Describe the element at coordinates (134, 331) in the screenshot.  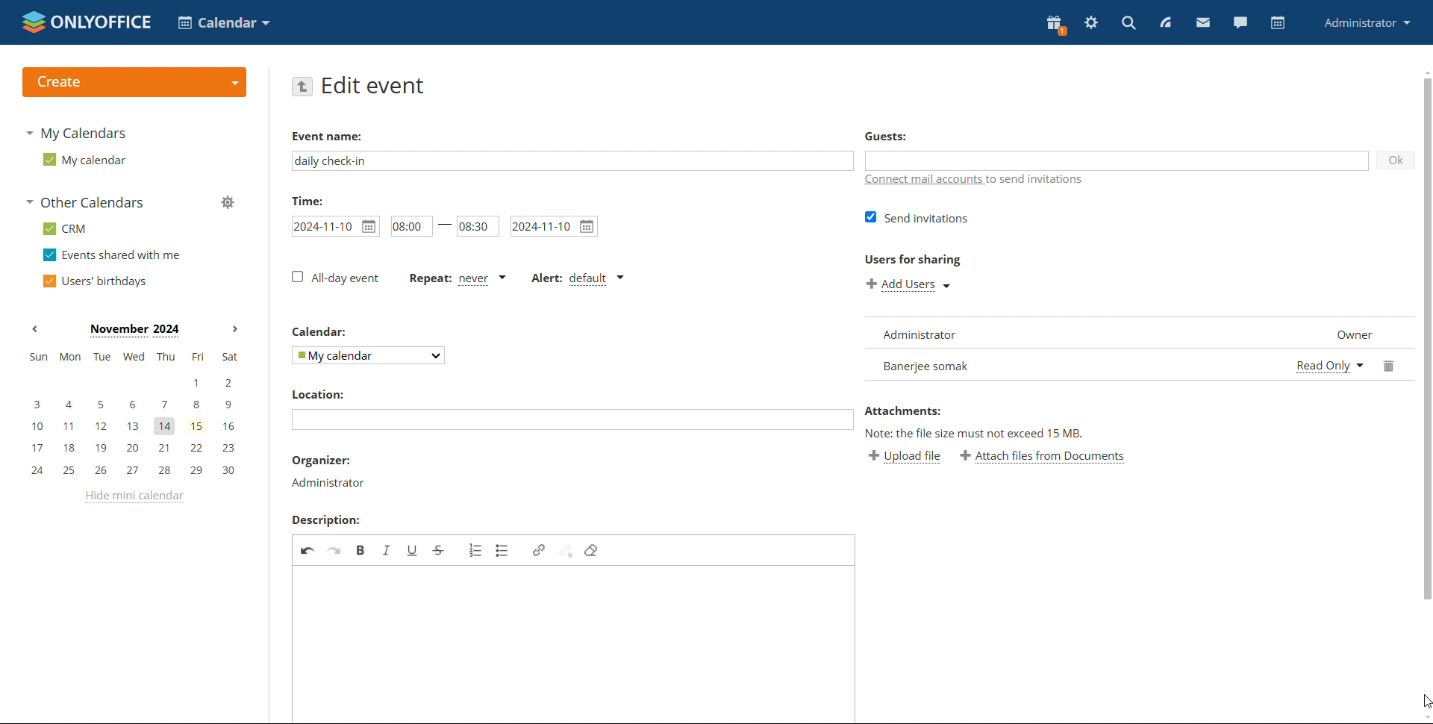
I see `current month` at that location.